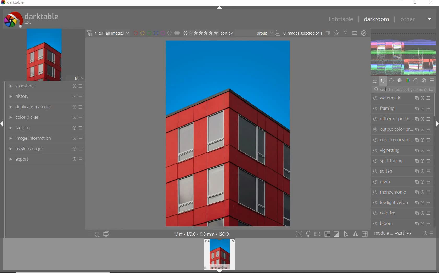 The width and height of the screenshot is (439, 273). I want to click on quick access for applying any of your style, so click(97, 234).